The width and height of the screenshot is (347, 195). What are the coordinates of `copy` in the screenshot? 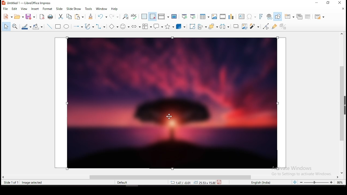 It's located at (78, 17).